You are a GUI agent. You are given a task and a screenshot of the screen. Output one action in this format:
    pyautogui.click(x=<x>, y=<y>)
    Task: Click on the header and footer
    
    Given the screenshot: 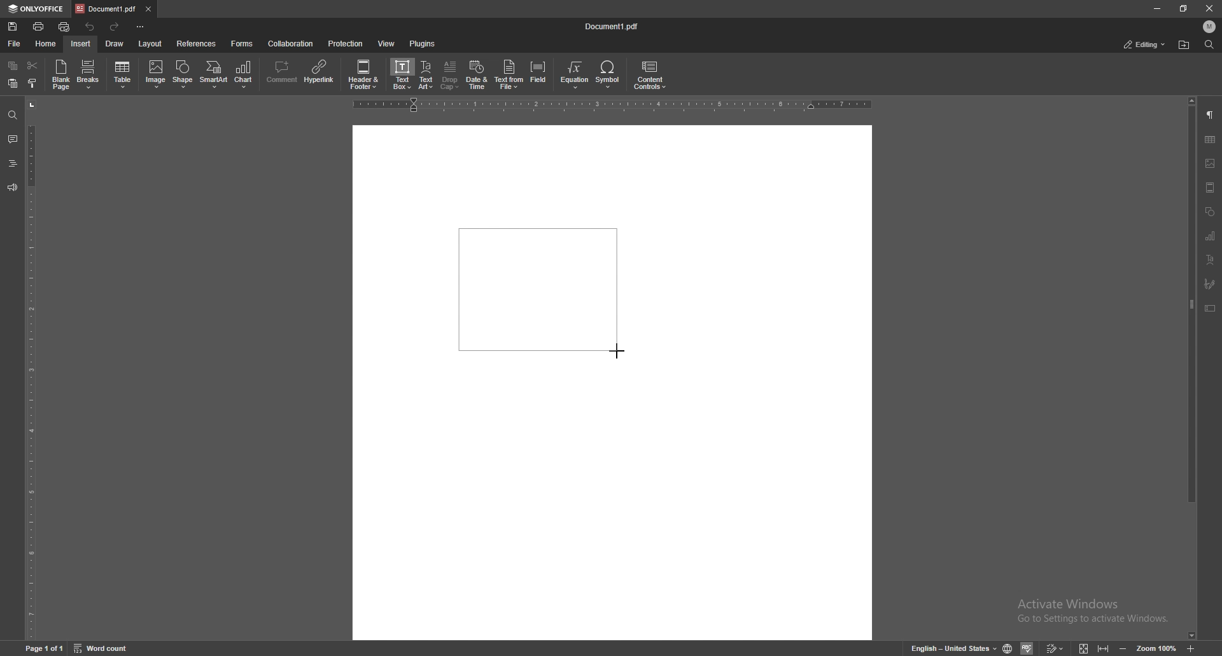 What is the action you would take?
    pyautogui.click(x=1210, y=188)
    